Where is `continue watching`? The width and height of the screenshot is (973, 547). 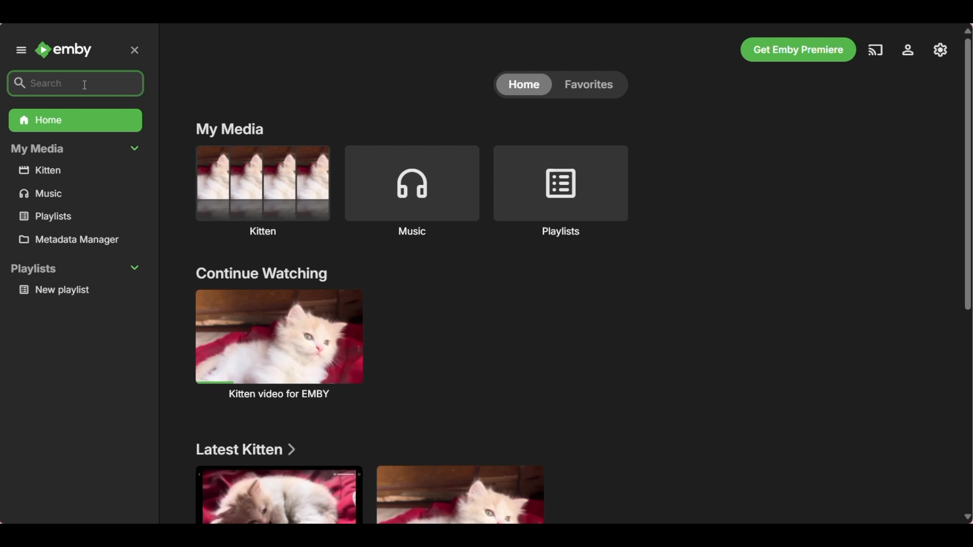 continue watching is located at coordinates (263, 273).